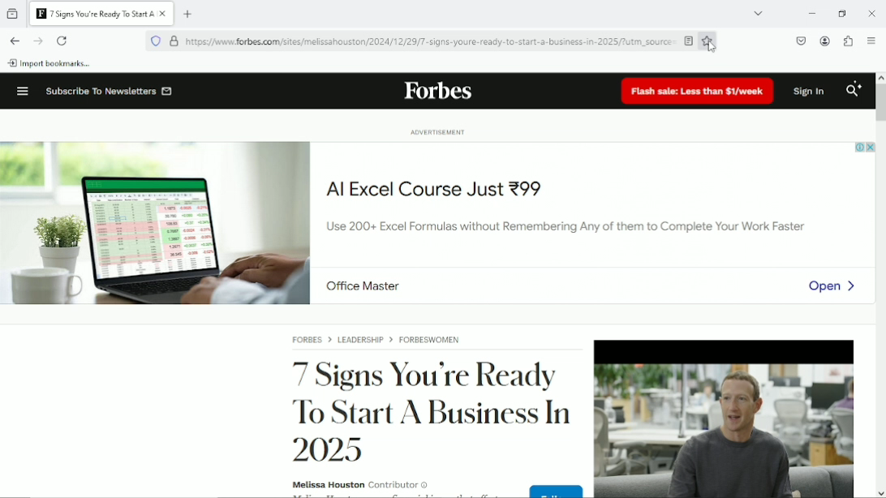  What do you see at coordinates (188, 13) in the screenshot?
I see `new tab` at bounding box center [188, 13].